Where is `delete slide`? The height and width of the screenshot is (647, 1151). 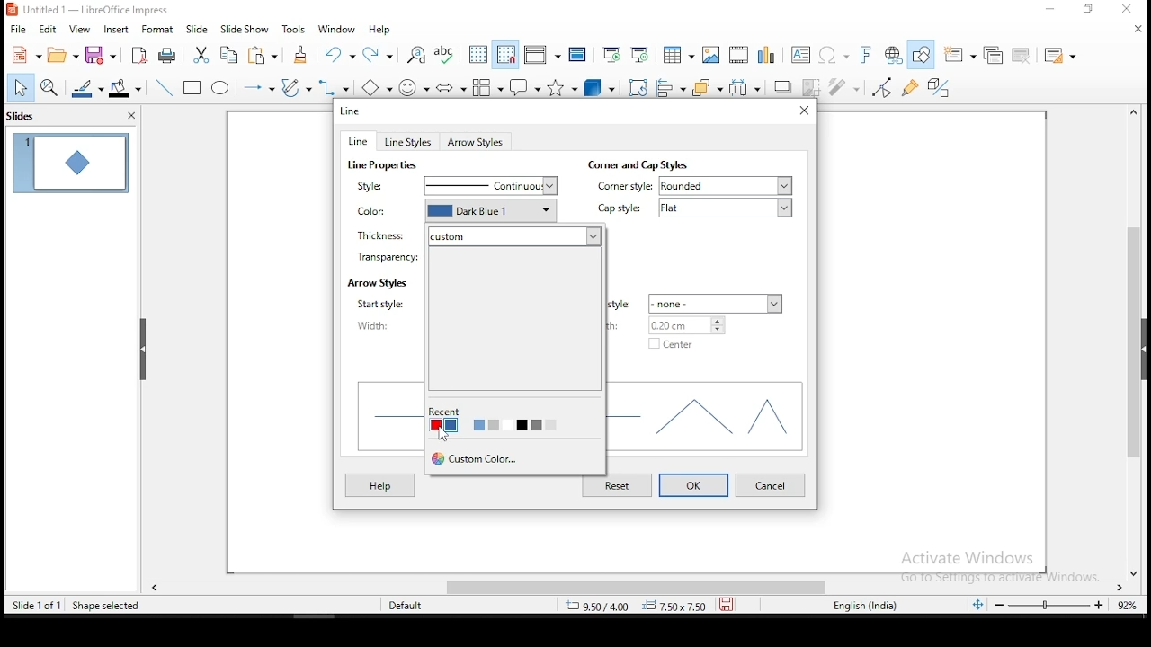 delete slide is located at coordinates (1022, 57).